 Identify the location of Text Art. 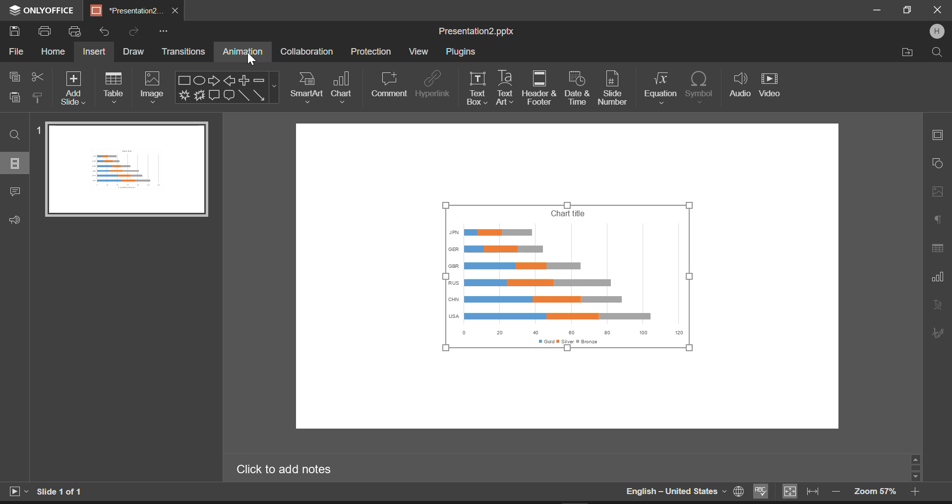
(504, 87).